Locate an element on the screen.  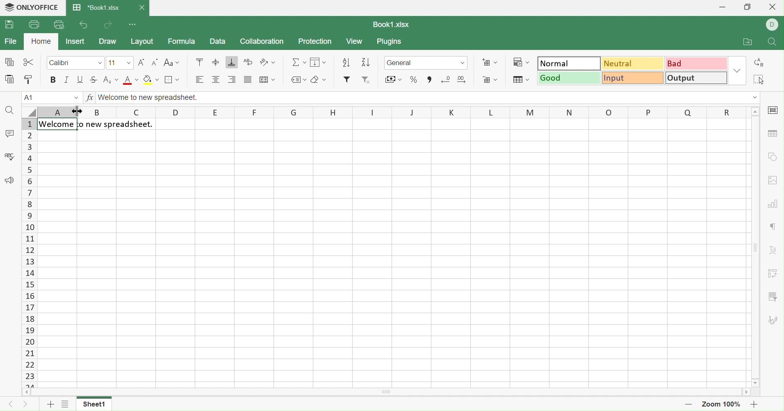
Fill is located at coordinates (319, 61).